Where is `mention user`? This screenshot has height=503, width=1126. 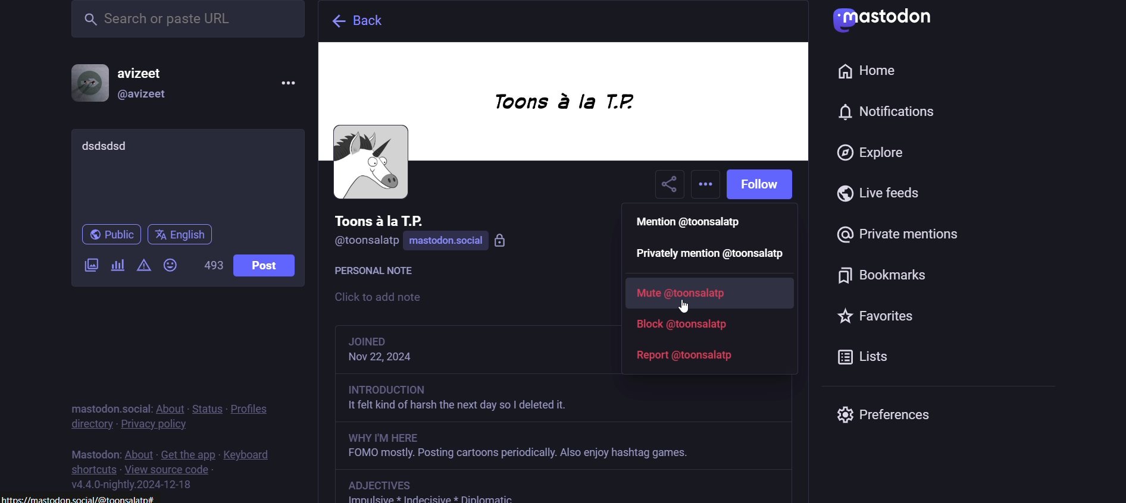
mention user is located at coordinates (695, 223).